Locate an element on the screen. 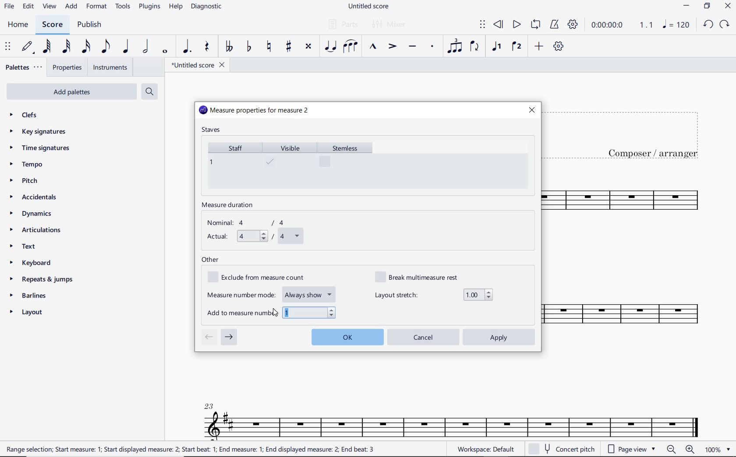 The width and height of the screenshot is (736, 457). 16TH NOTE is located at coordinates (85, 47).